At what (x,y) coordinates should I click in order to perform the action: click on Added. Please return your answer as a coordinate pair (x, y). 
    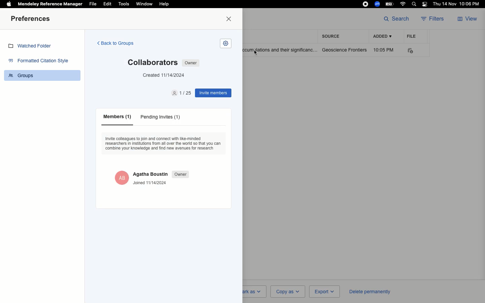
    Looking at the image, I should click on (382, 37).